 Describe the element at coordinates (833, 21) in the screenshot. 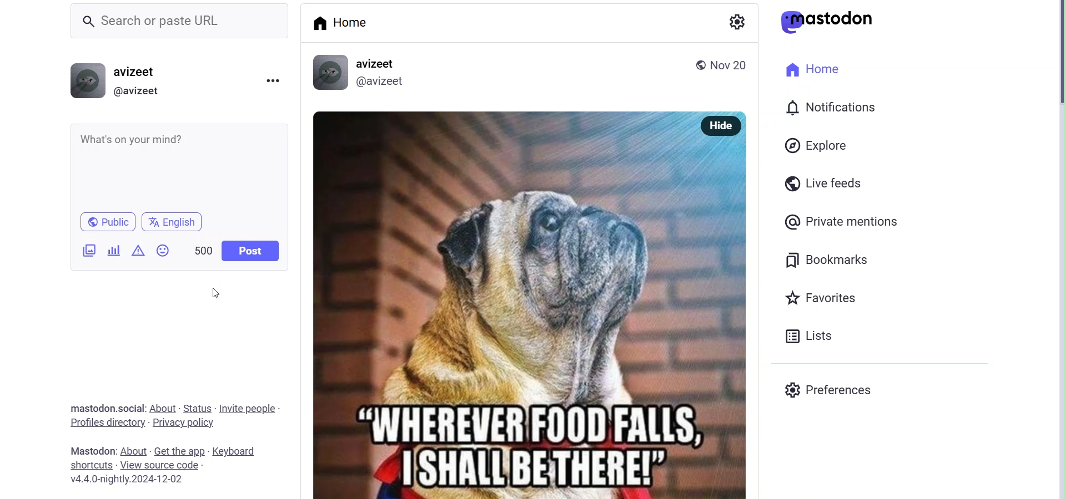

I see `mastodon ` at that location.